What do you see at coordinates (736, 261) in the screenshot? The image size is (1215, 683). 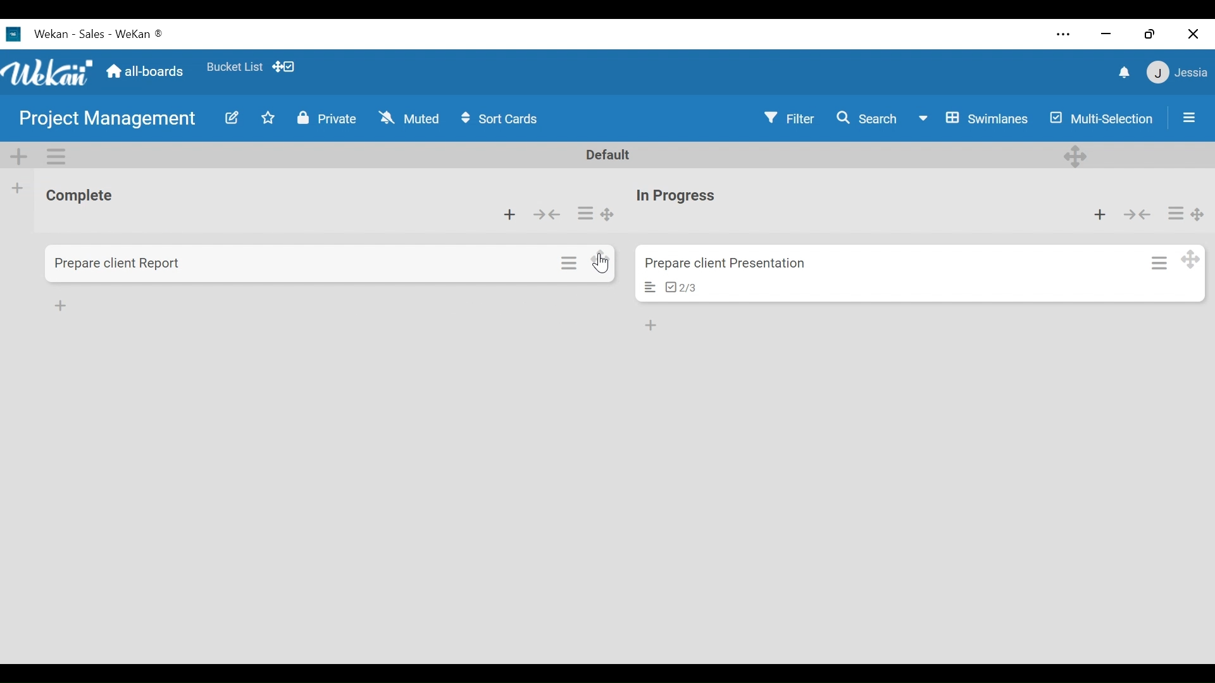 I see `prepare client presentations` at bounding box center [736, 261].